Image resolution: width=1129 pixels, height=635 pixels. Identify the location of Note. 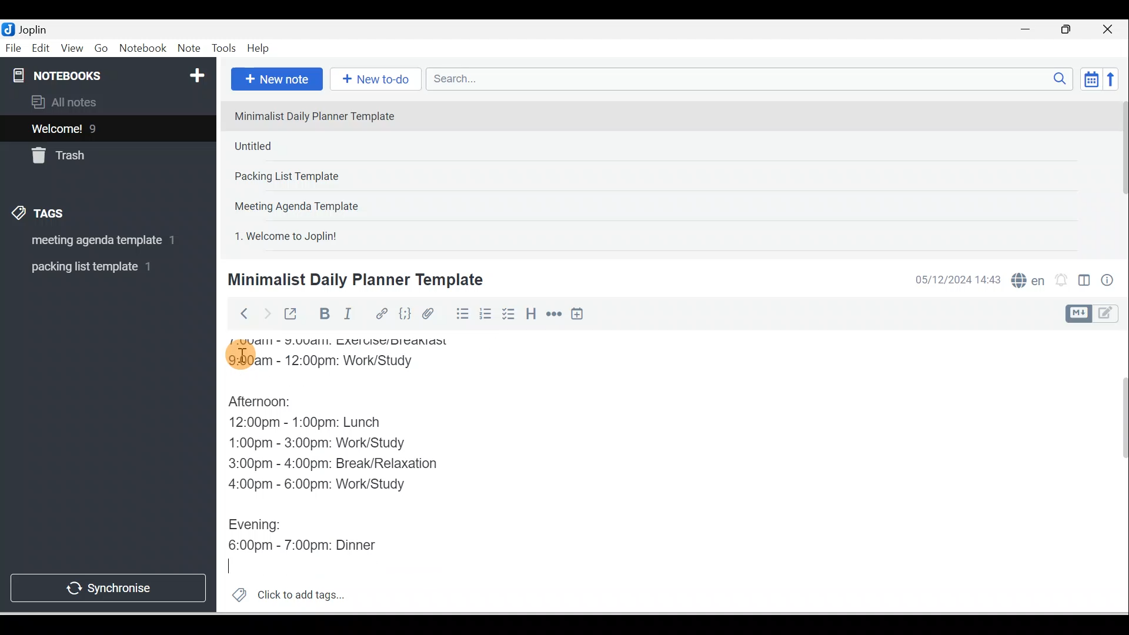
(188, 49).